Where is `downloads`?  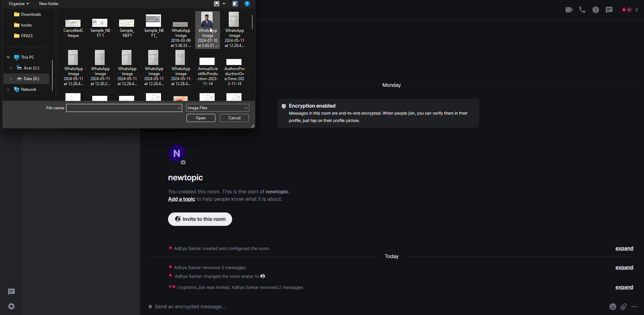 downloads is located at coordinates (29, 14).